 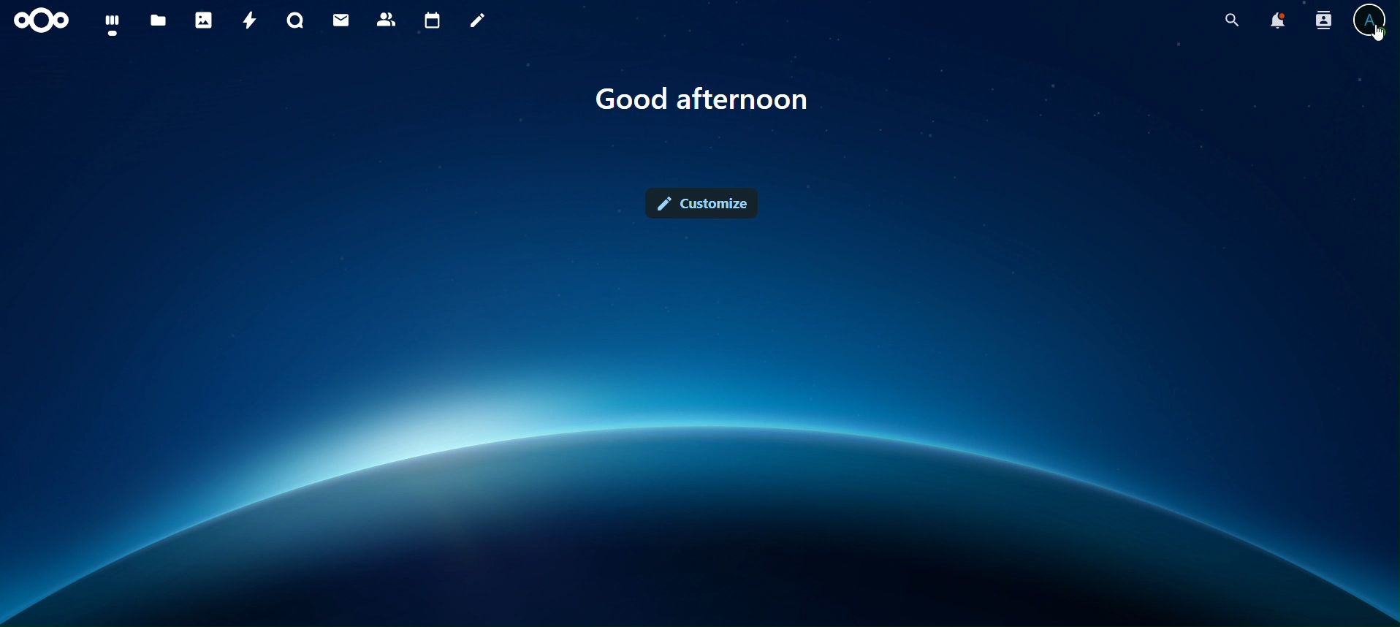 I want to click on activity, so click(x=252, y=20).